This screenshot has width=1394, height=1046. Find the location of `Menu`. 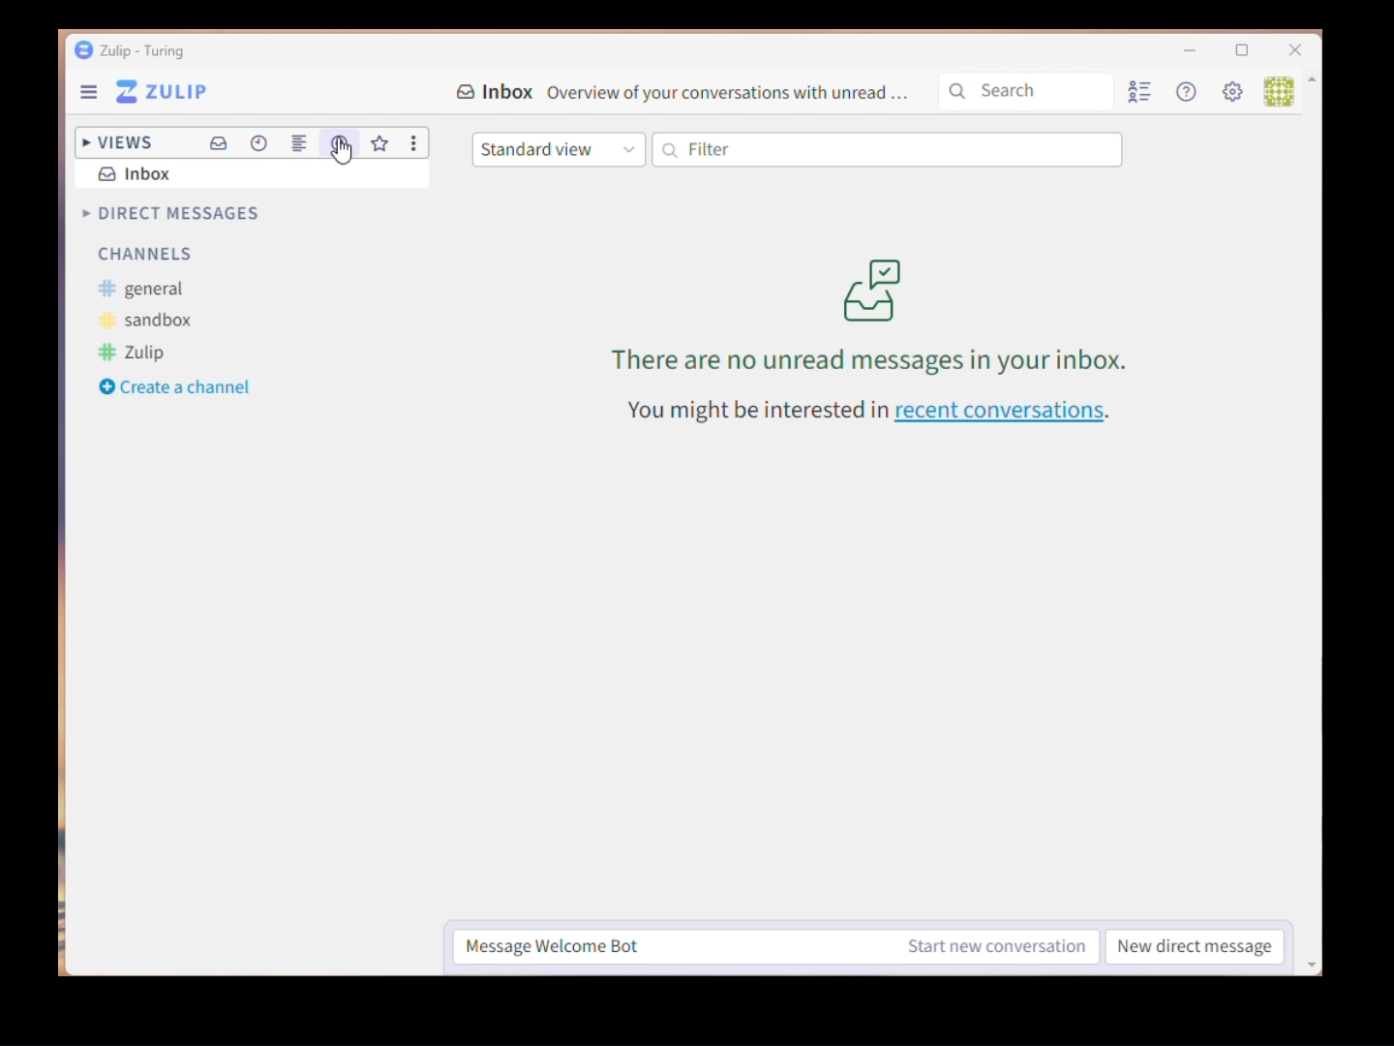

Menu is located at coordinates (150, 93).